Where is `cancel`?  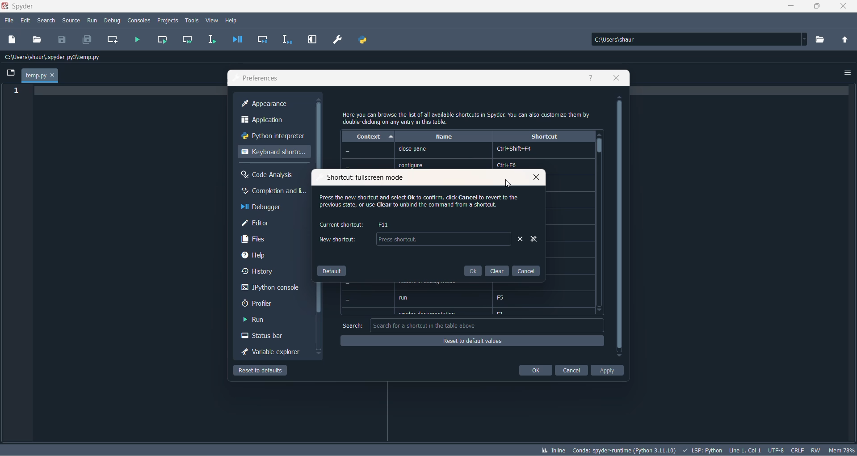 cancel is located at coordinates (527, 271).